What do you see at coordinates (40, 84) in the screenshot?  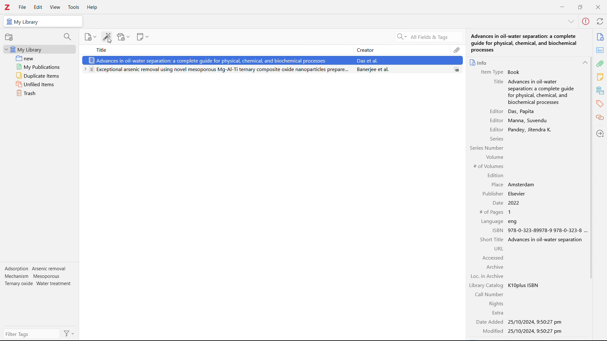 I see `unfiled items` at bounding box center [40, 84].